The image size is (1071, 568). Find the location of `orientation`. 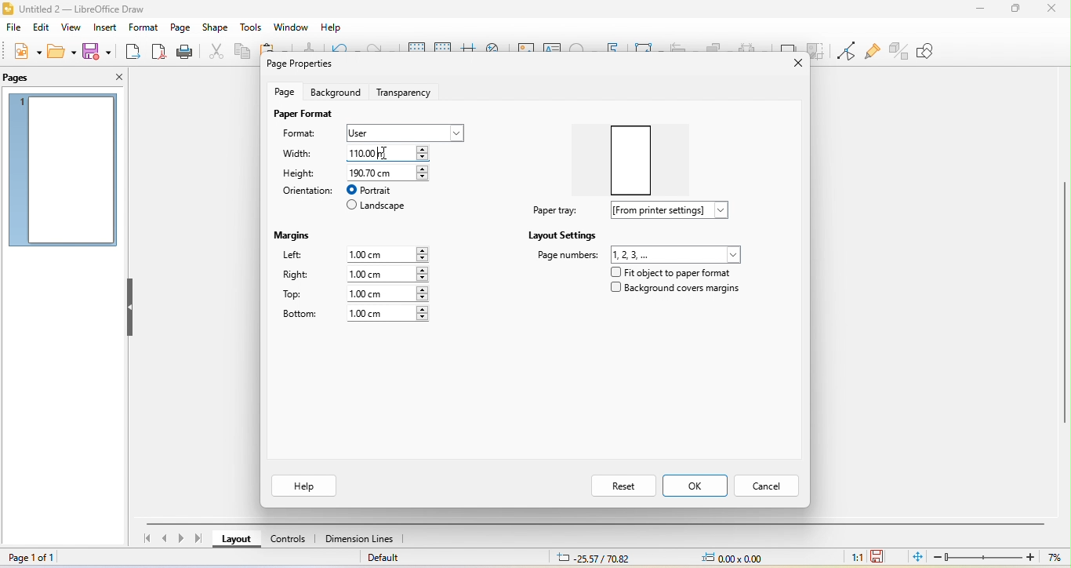

orientation is located at coordinates (306, 191).